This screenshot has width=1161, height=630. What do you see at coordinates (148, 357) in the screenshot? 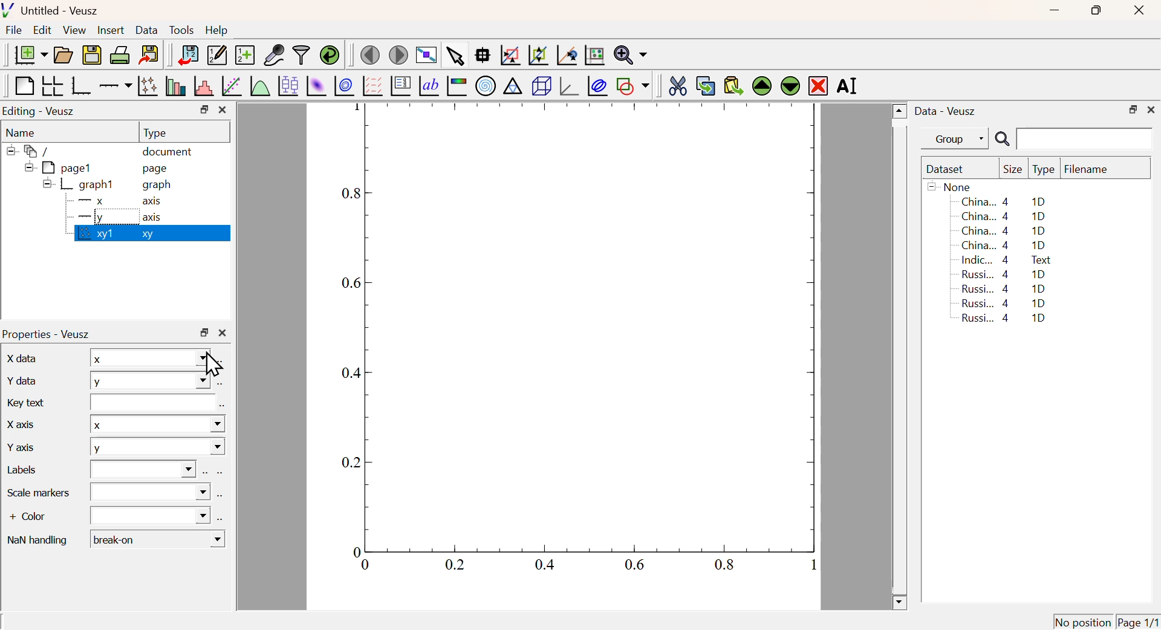
I see `x` at bounding box center [148, 357].